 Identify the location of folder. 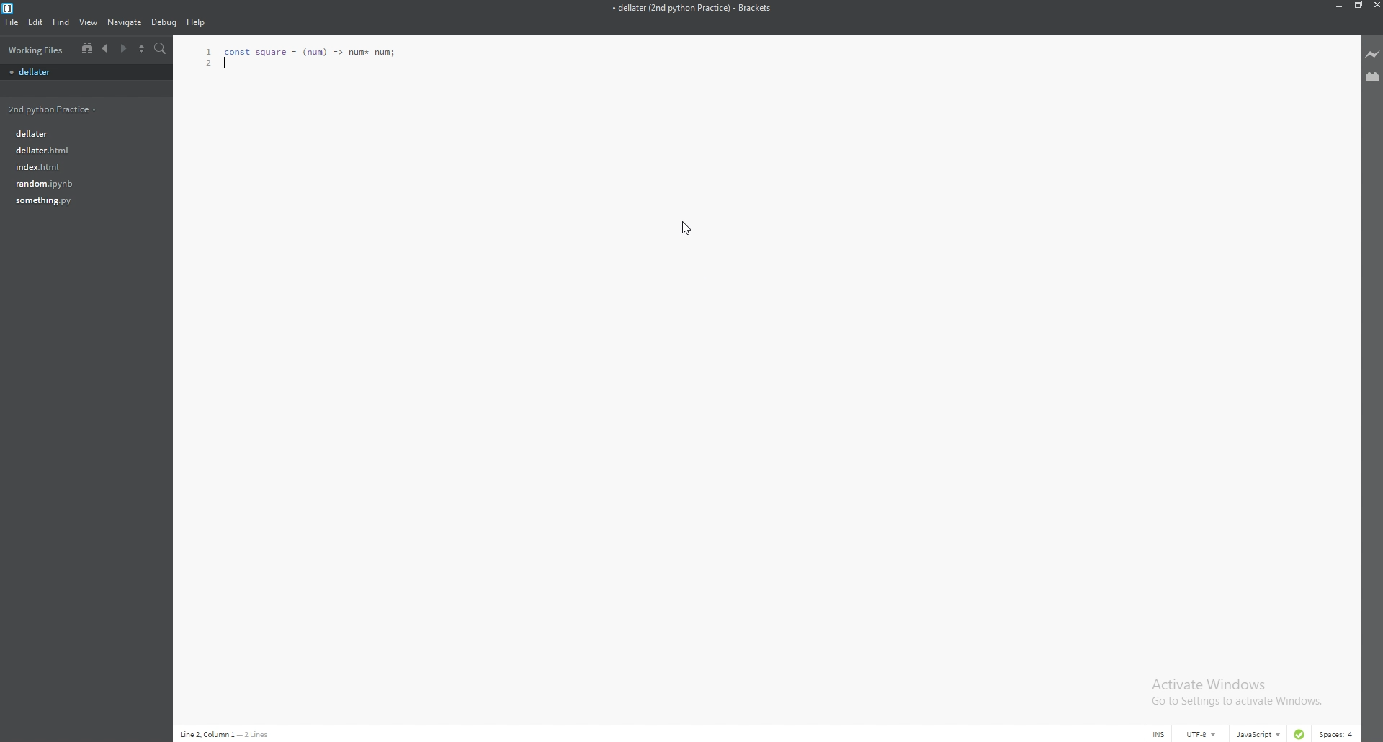
(51, 108).